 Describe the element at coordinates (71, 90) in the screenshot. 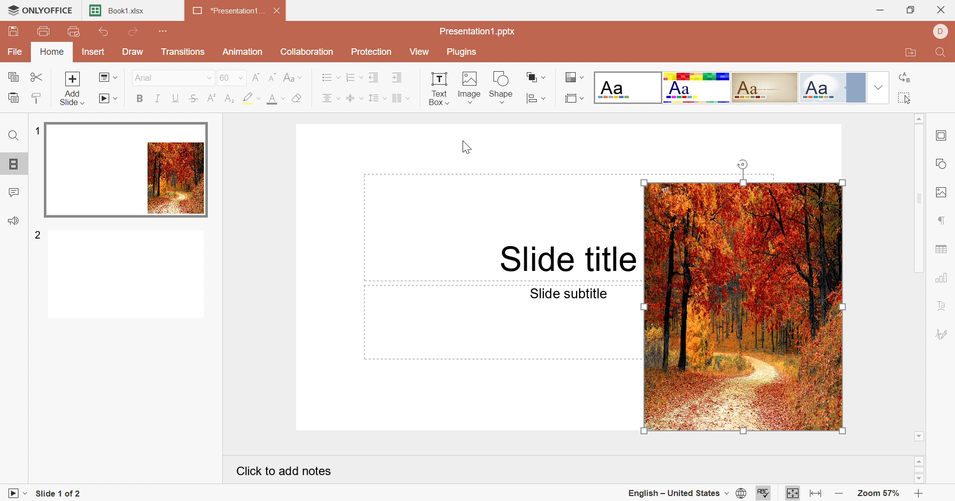

I see `Add slide` at that location.